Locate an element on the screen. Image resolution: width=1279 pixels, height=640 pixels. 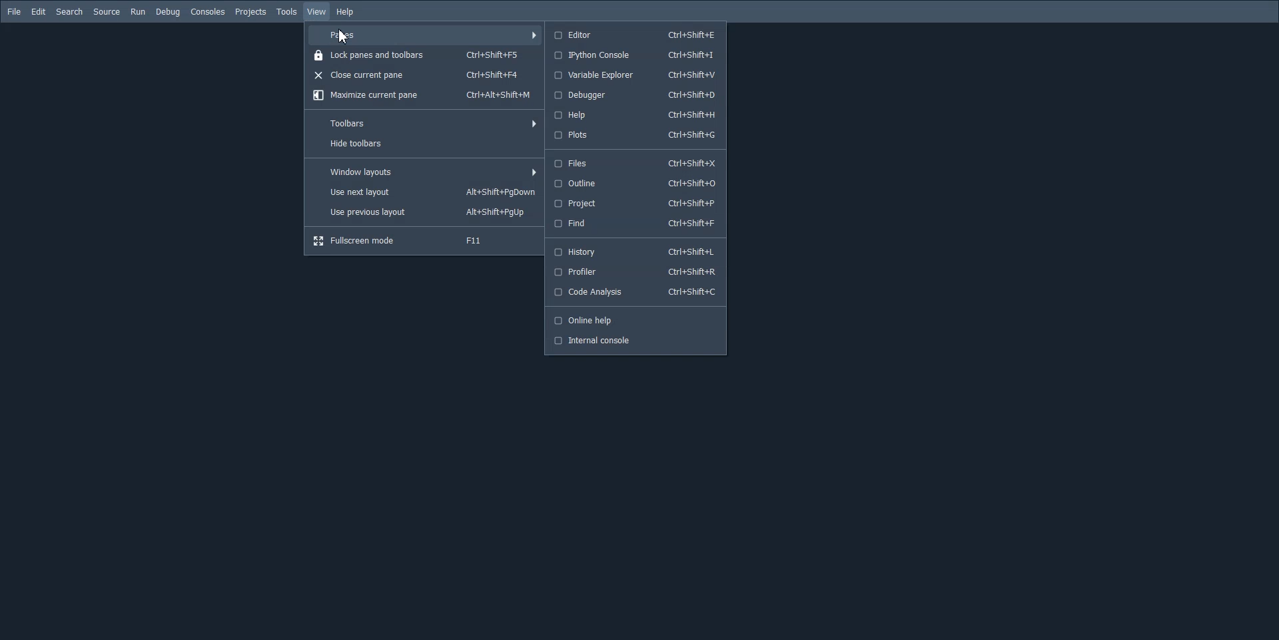
Variable explorer is located at coordinates (636, 75).